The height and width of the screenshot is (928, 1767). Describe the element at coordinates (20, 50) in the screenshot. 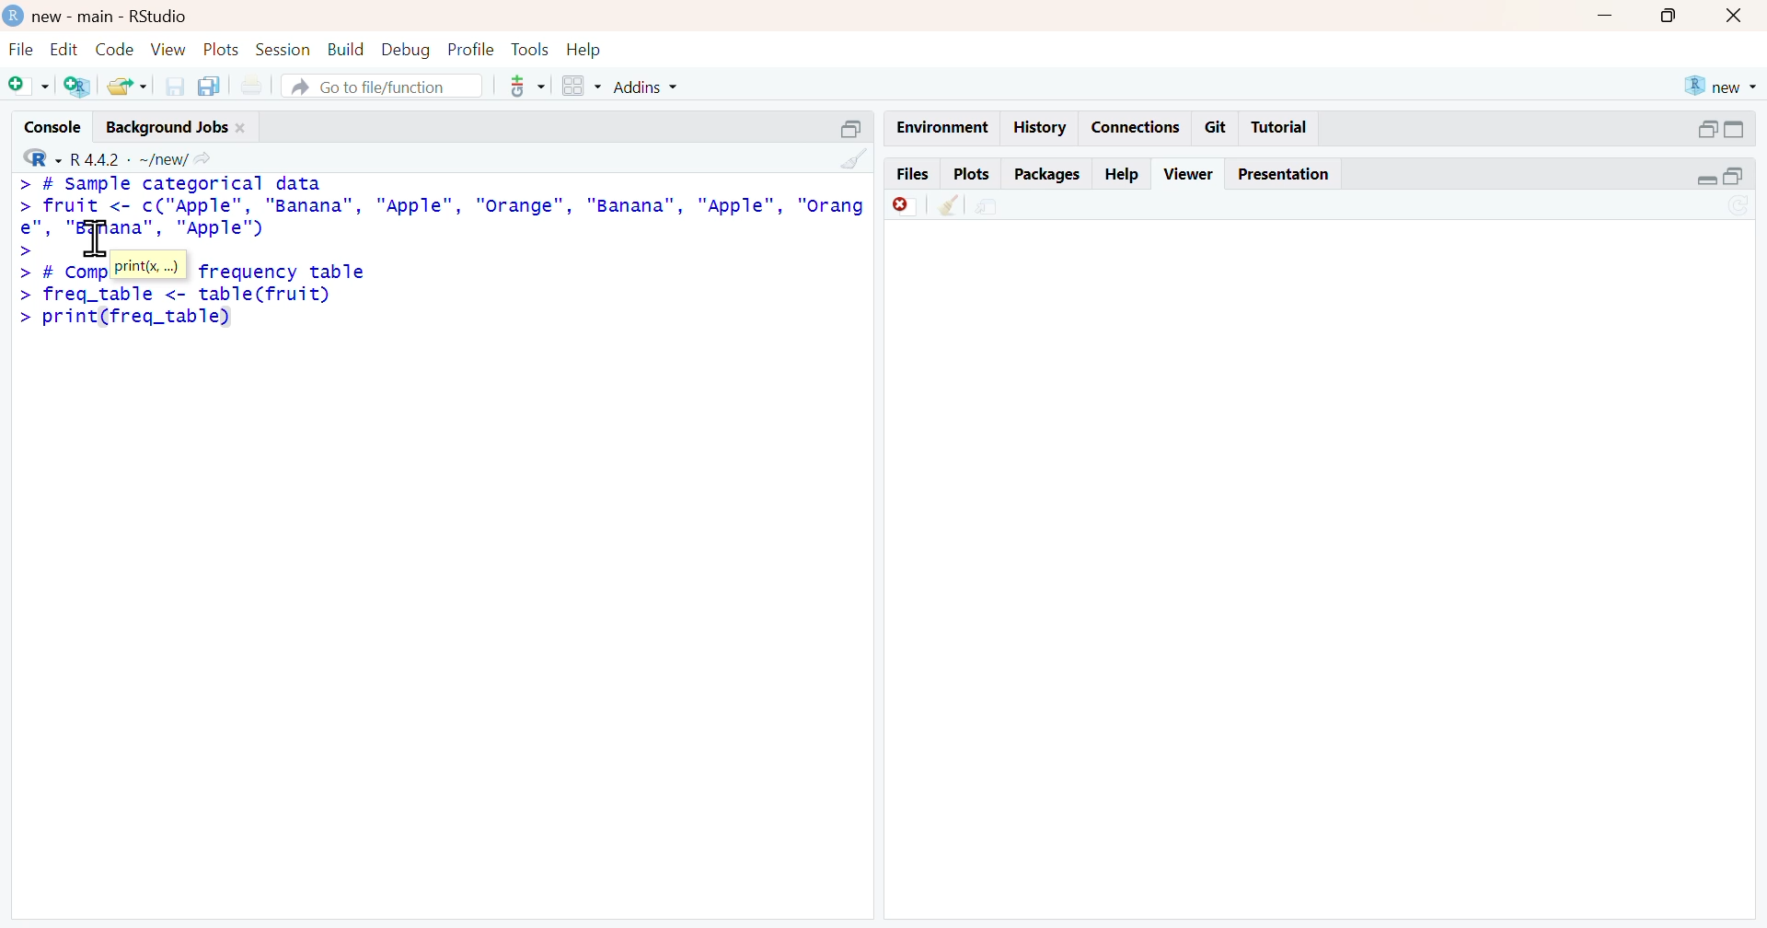

I see `file` at that location.